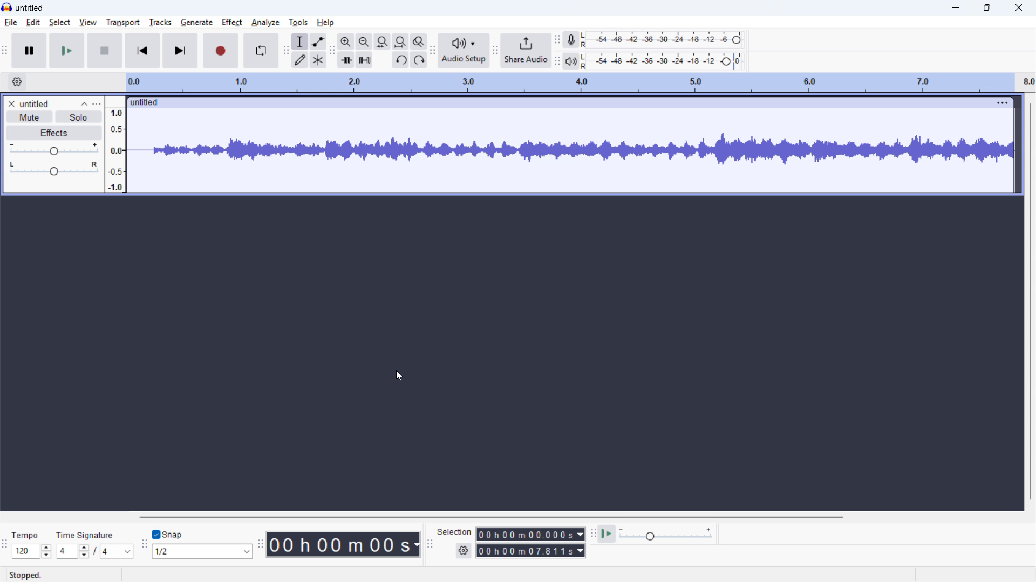 The width and height of the screenshot is (1036, 582). Describe the element at coordinates (30, 8) in the screenshot. I see `project title` at that location.